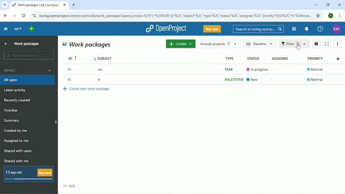 The image size is (345, 194). What do you see at coordinates (12, 111) in the screenshot?
I see `Overdue` at bounding box center [12, 111].